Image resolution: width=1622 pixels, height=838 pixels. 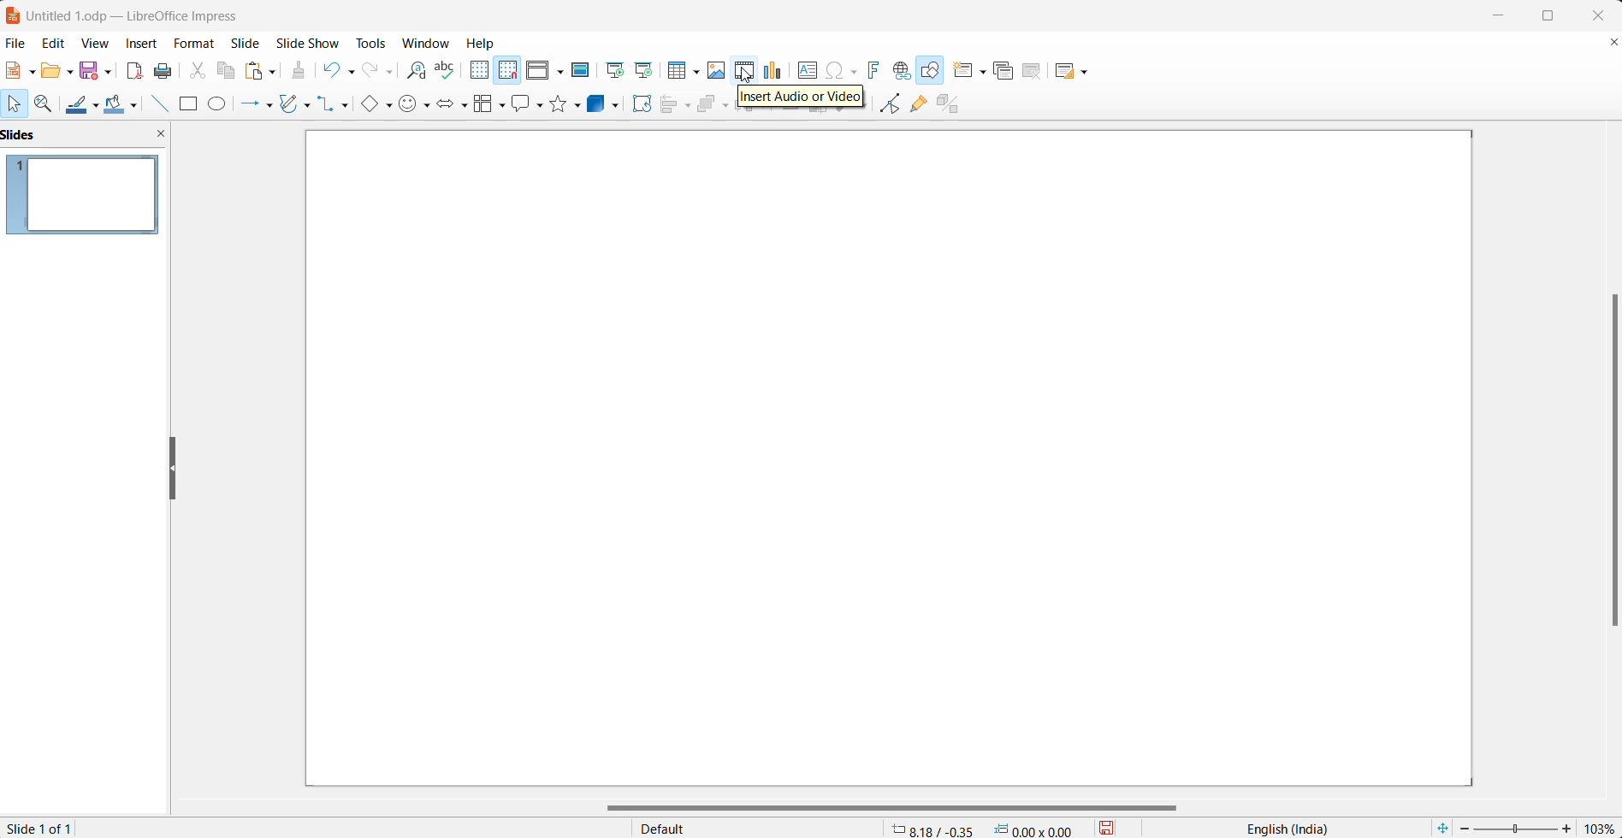 I want to click on close, so click(x=1597, y=15).